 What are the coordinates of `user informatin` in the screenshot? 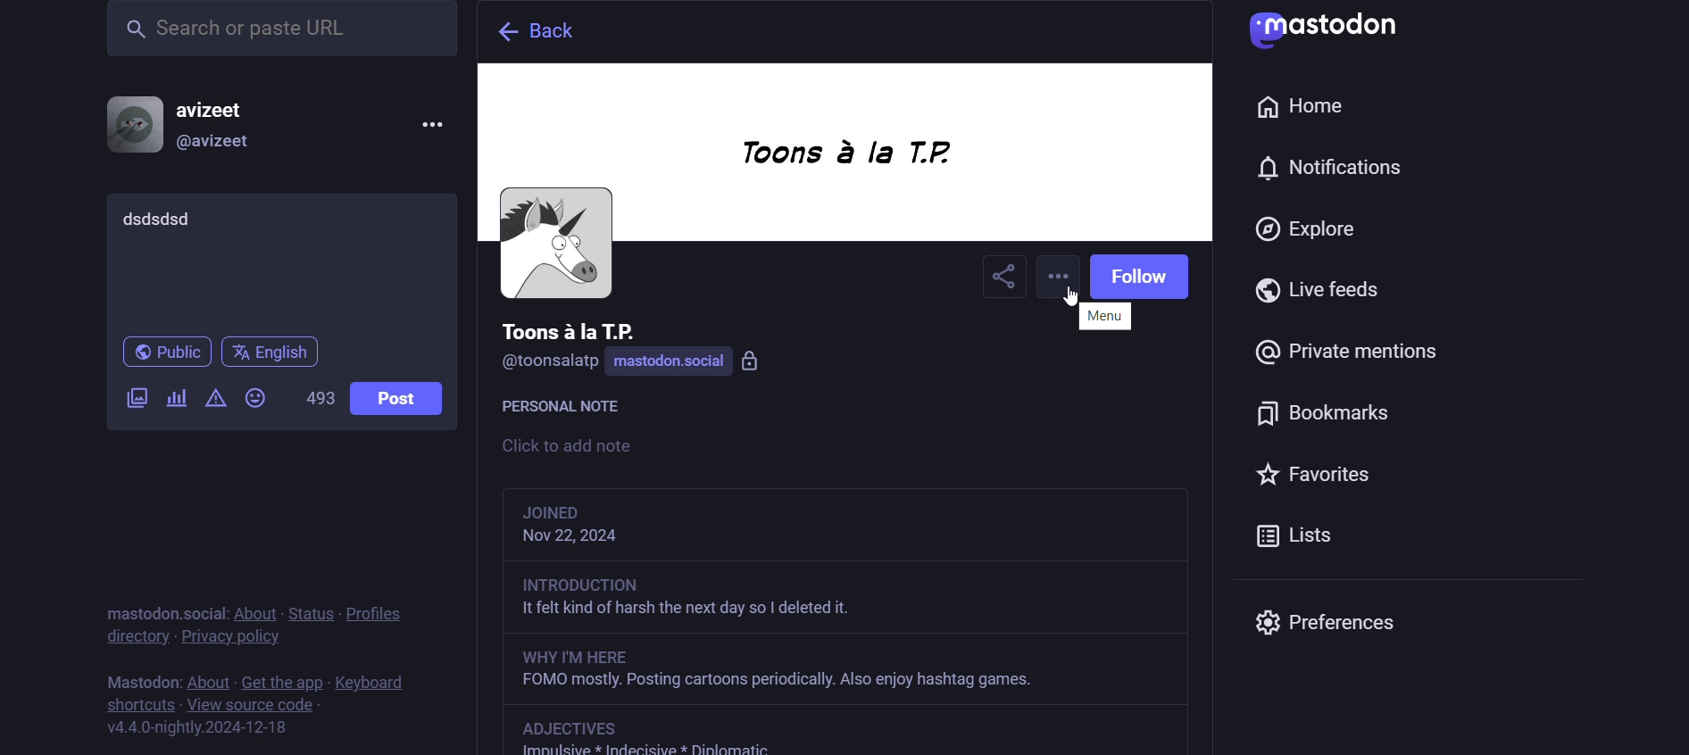 It's located at (852, 526).